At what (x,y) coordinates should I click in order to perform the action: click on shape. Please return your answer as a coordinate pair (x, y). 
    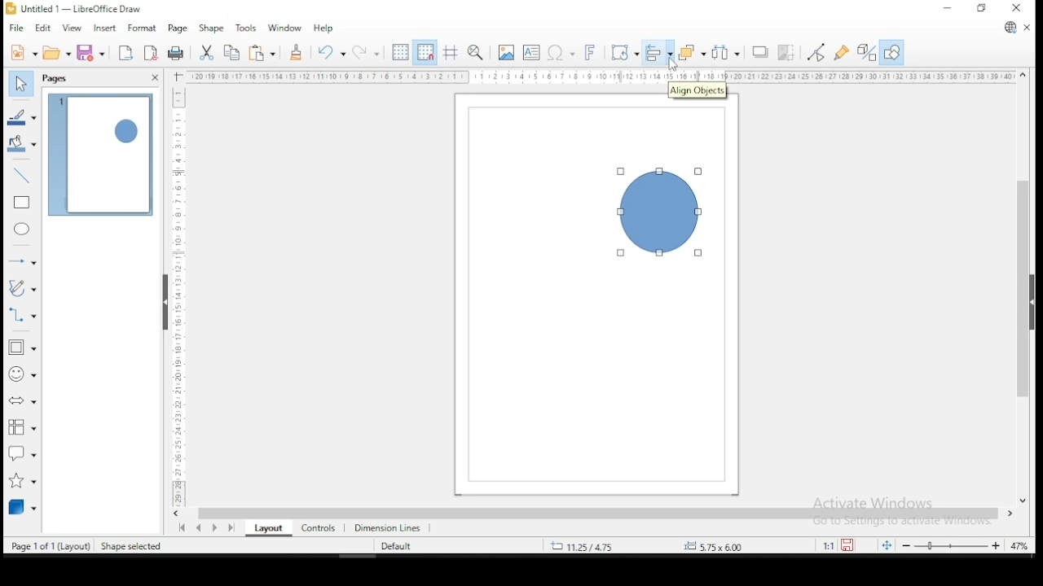
    Looking at the image, I should click on (210, 29).